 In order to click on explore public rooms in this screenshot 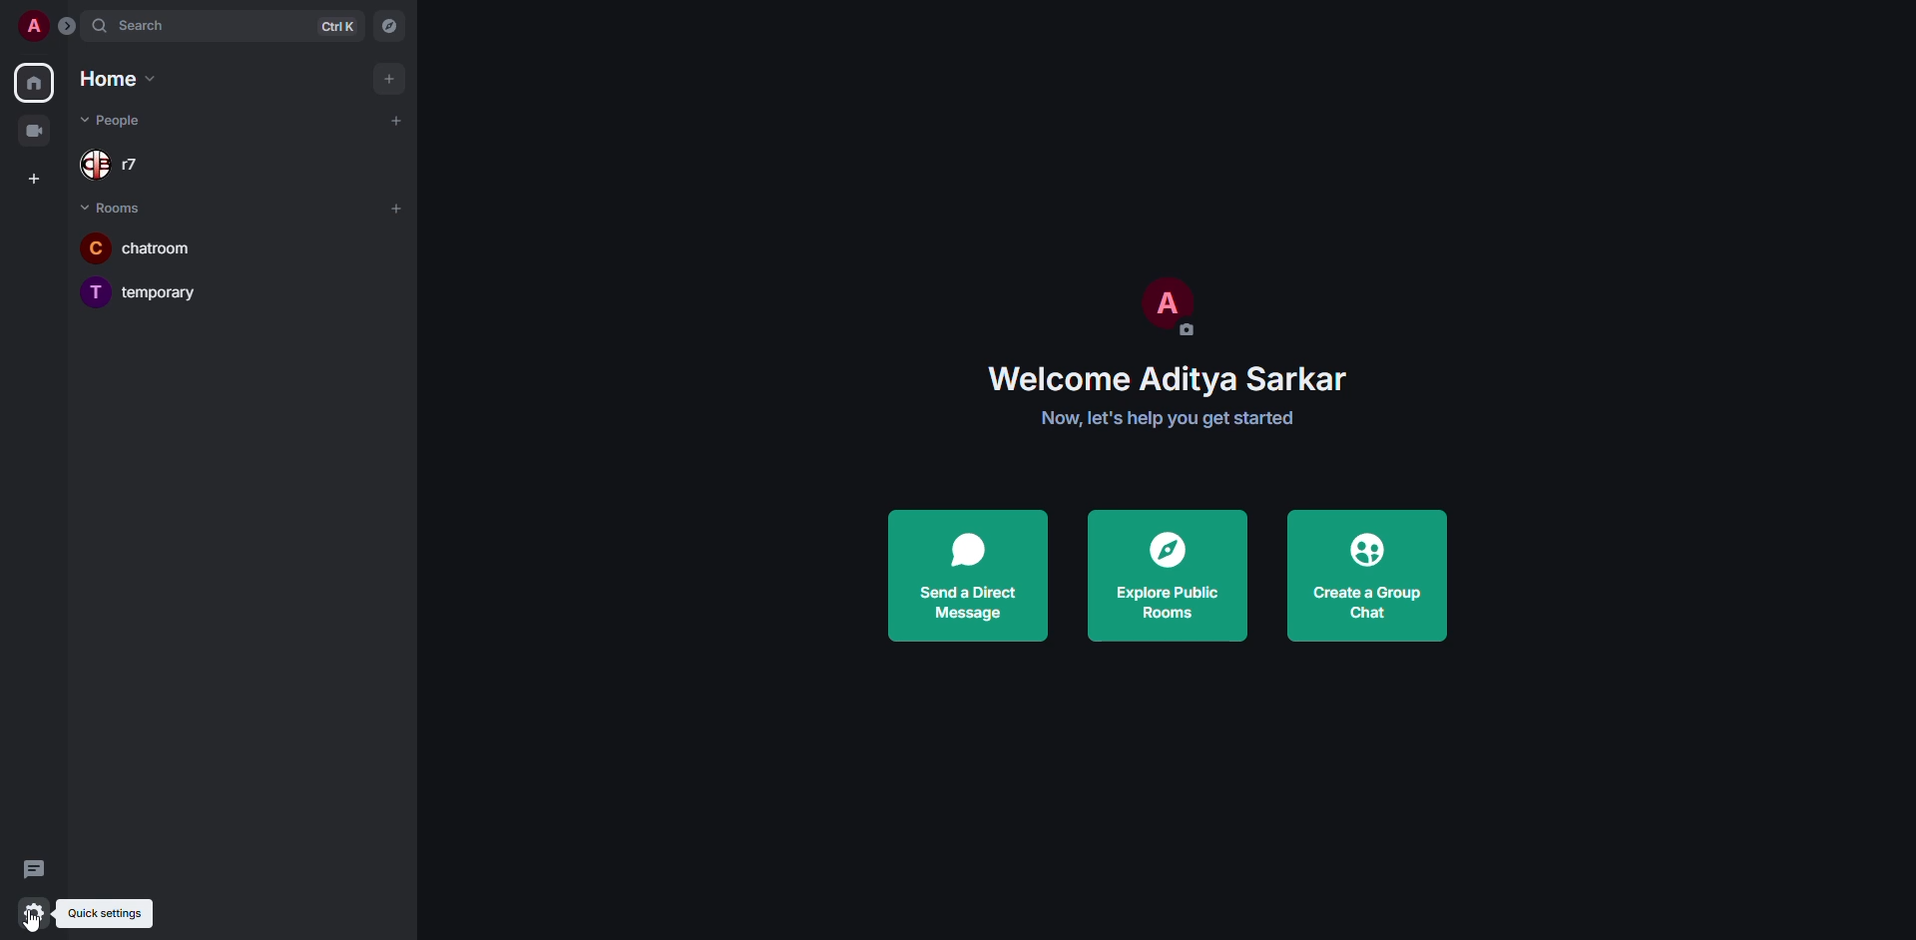, I will do `click(1165, 576)`.